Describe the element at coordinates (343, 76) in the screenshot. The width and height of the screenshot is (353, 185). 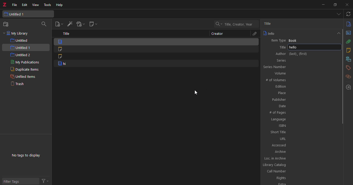
I see `scroll bar` at that location.